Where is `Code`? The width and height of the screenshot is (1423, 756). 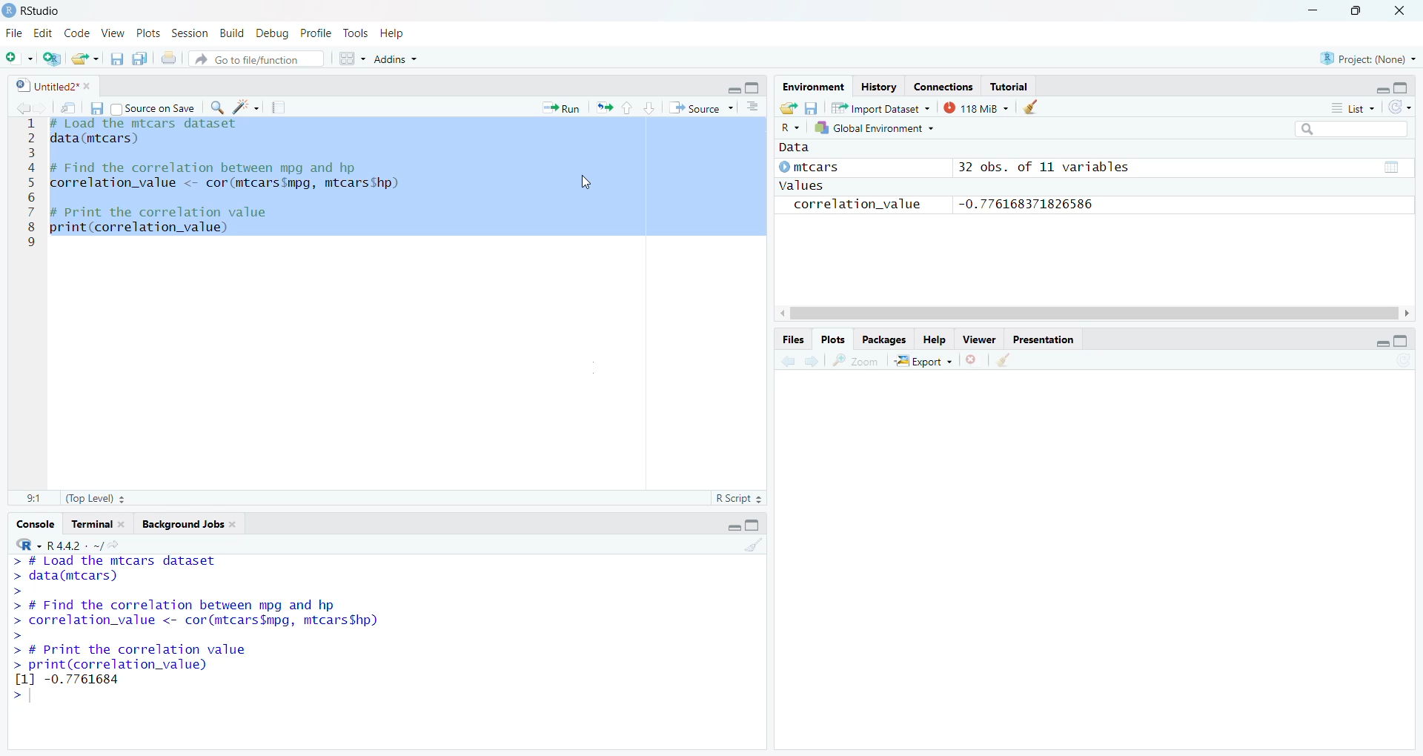
Code is located at coordinates (78, 34).